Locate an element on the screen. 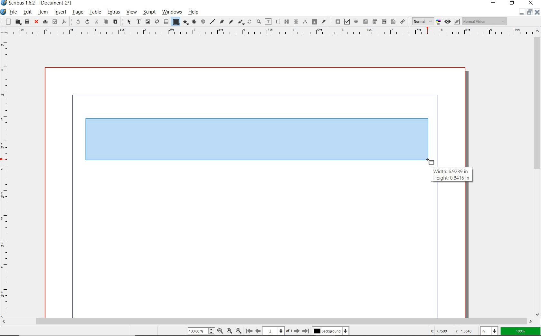 The height and width of the screenshot is (336, 541). preflight verifier is located at coordinates (54, 22).